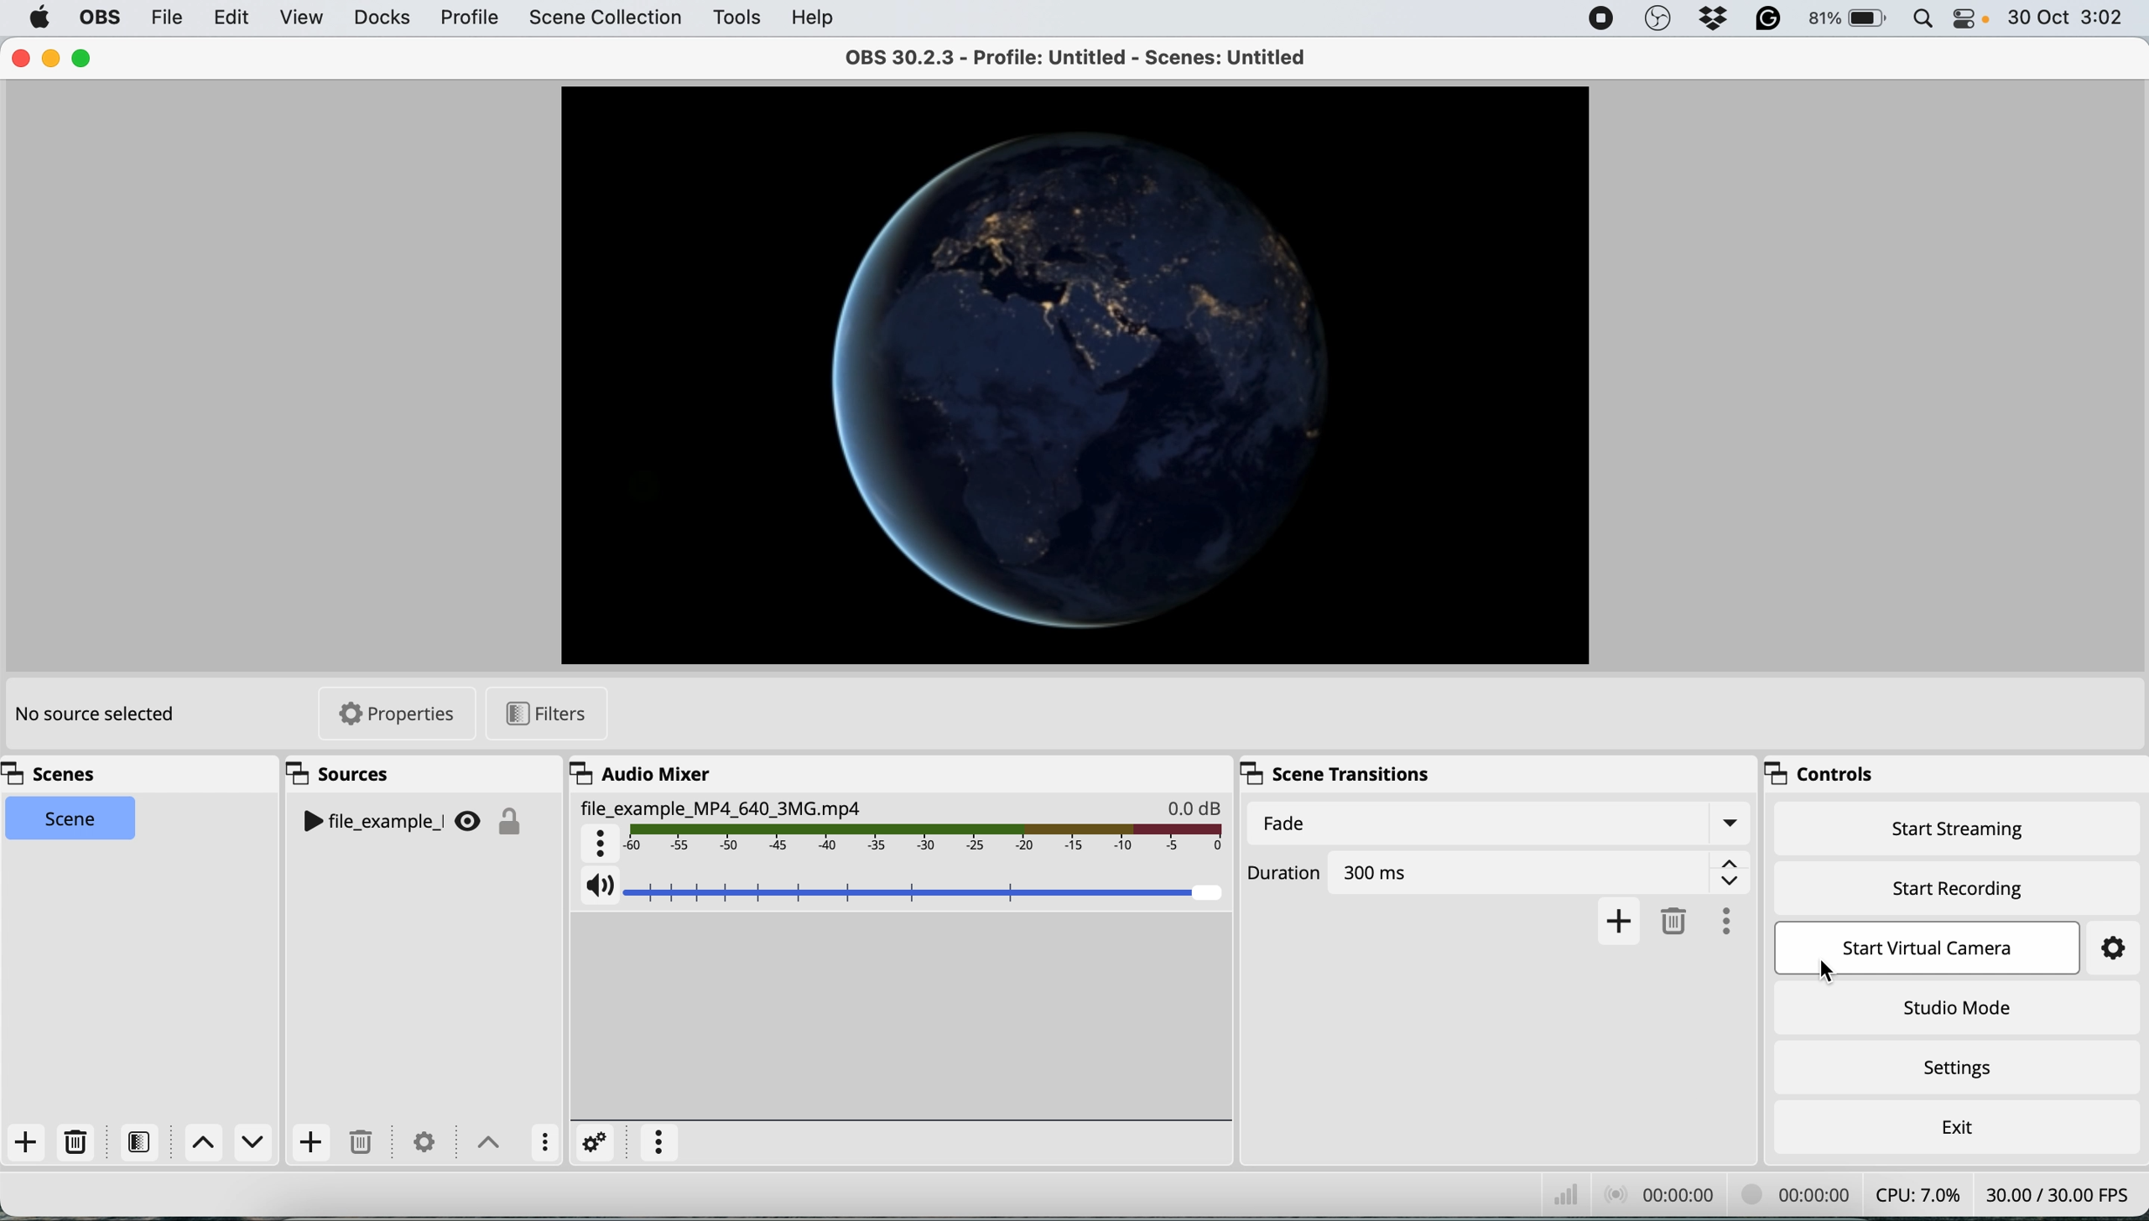 Image resolution: width=2149 pixels, height=1221 pixels. I want to click on docks, so click(379, 21).